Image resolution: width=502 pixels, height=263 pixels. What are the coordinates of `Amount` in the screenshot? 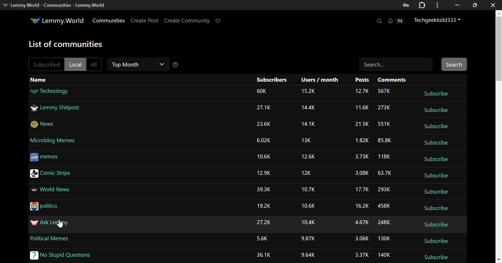 It's located at (385, 141).